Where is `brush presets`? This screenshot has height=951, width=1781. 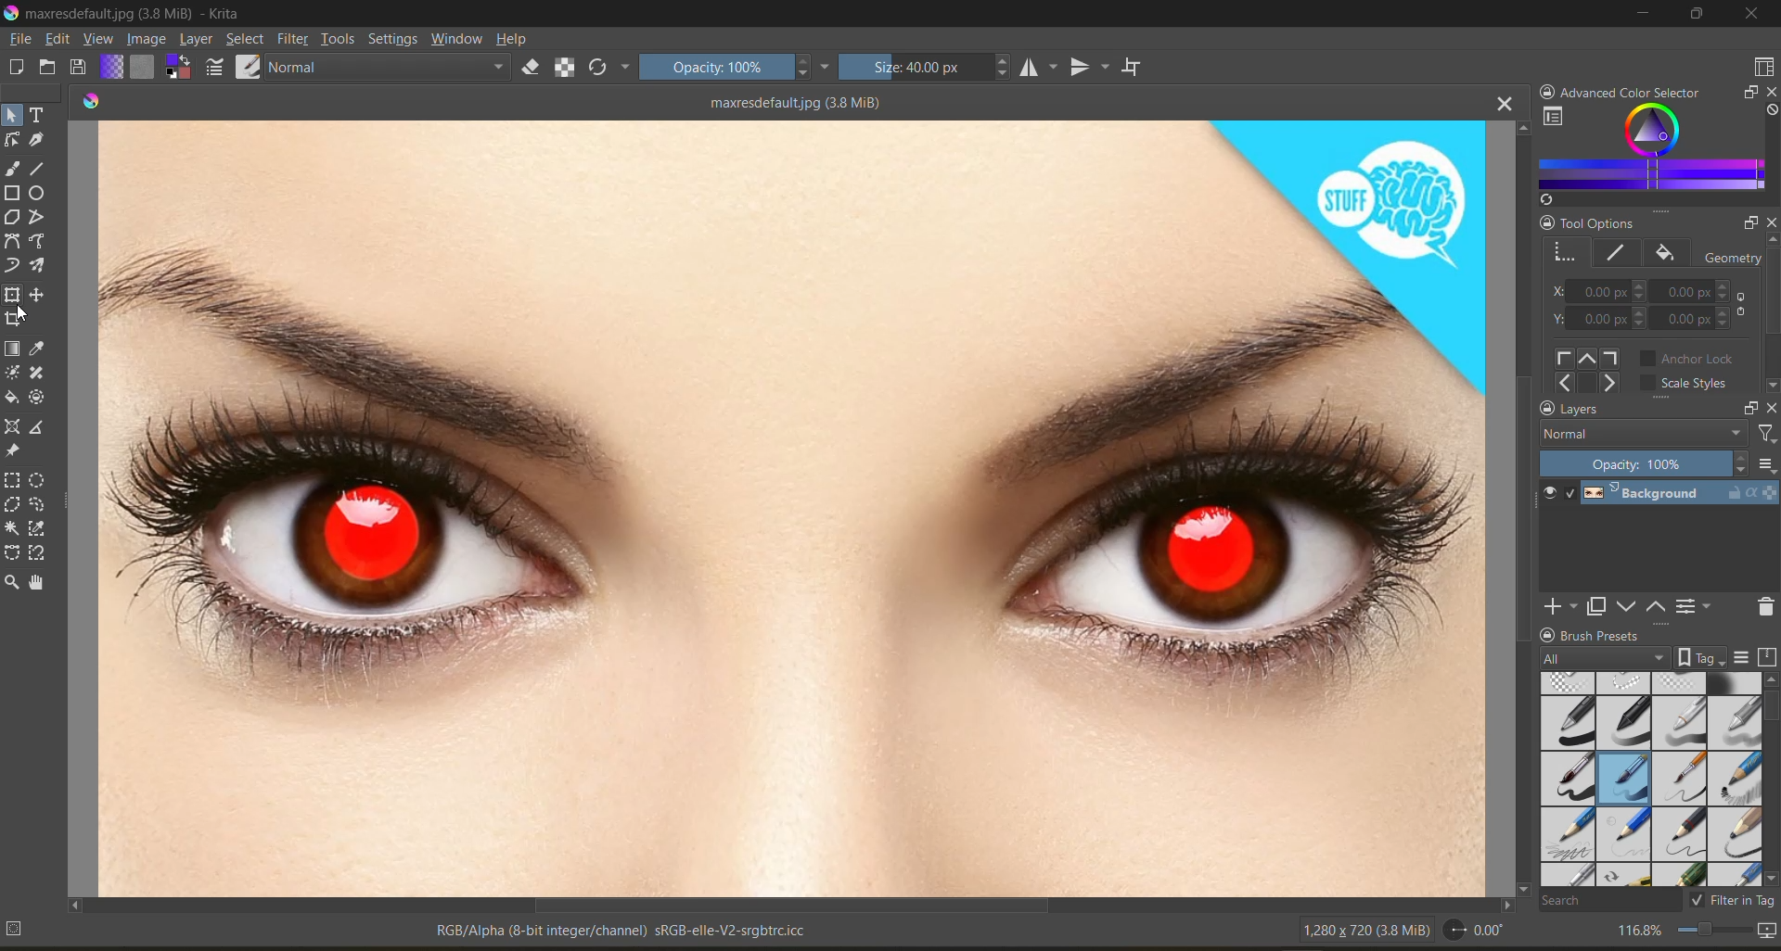 brush presets is located at coordinates (1650, 777).